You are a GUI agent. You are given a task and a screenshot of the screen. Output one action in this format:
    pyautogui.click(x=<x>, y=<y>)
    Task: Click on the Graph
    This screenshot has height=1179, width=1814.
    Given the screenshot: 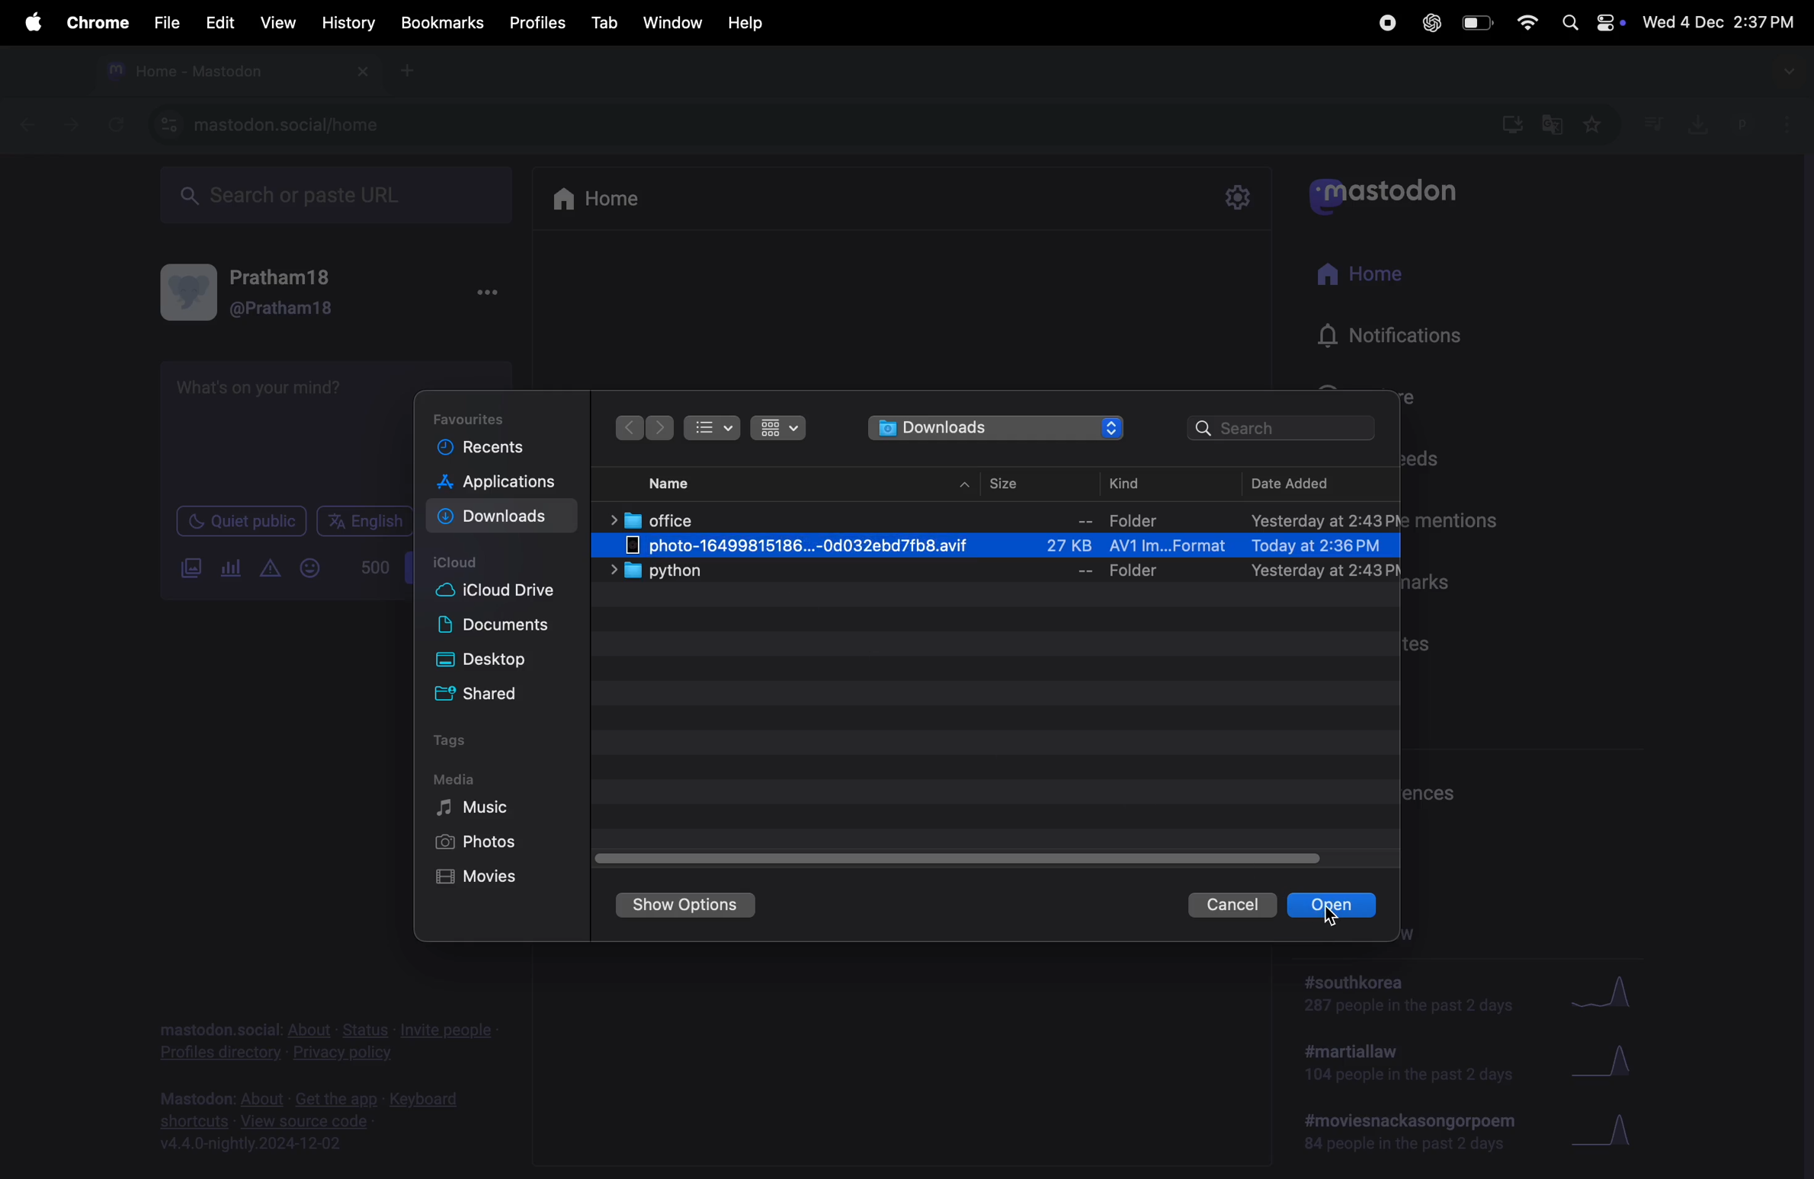 What is the action you would take?
    pyautogui.click(x=1609, y=1132)
    